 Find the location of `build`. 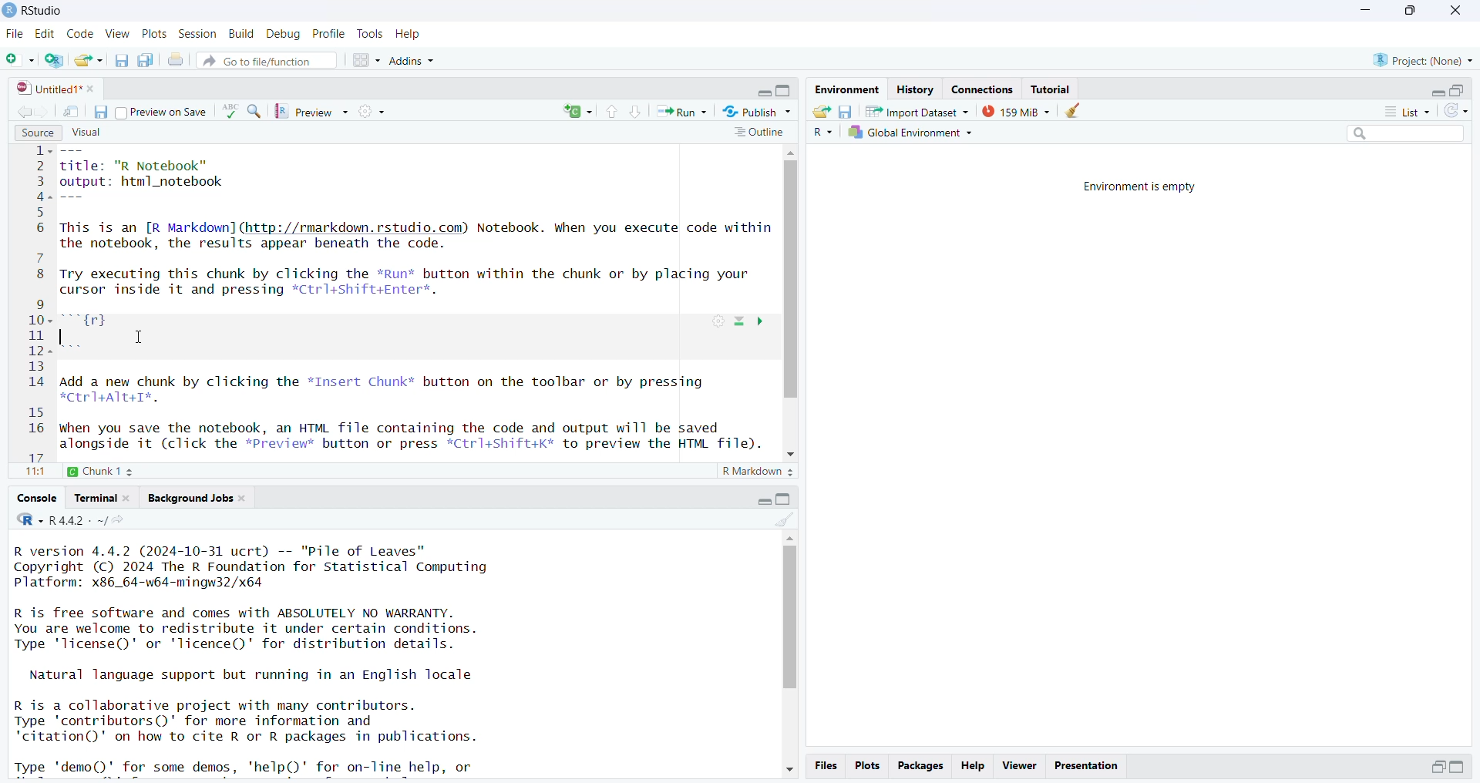

build is located at coordinates (243, 34).